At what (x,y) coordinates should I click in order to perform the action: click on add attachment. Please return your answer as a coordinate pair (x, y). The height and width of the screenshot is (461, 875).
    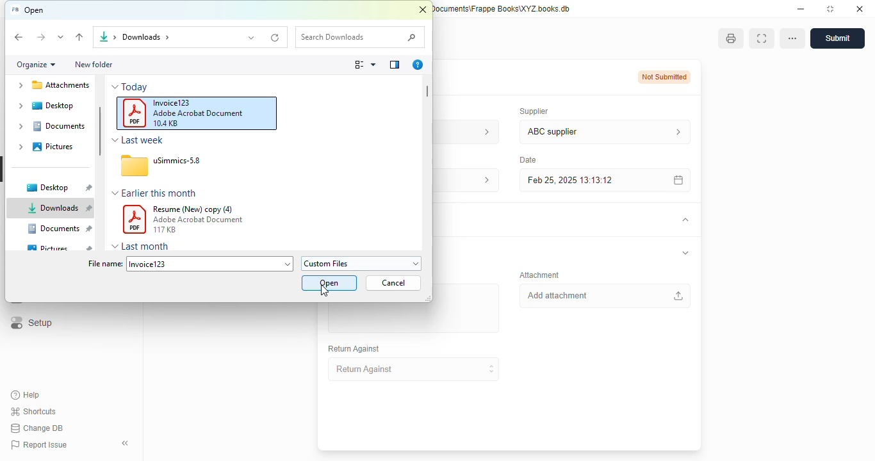
    Looking at the image, I should click on (604, 296).